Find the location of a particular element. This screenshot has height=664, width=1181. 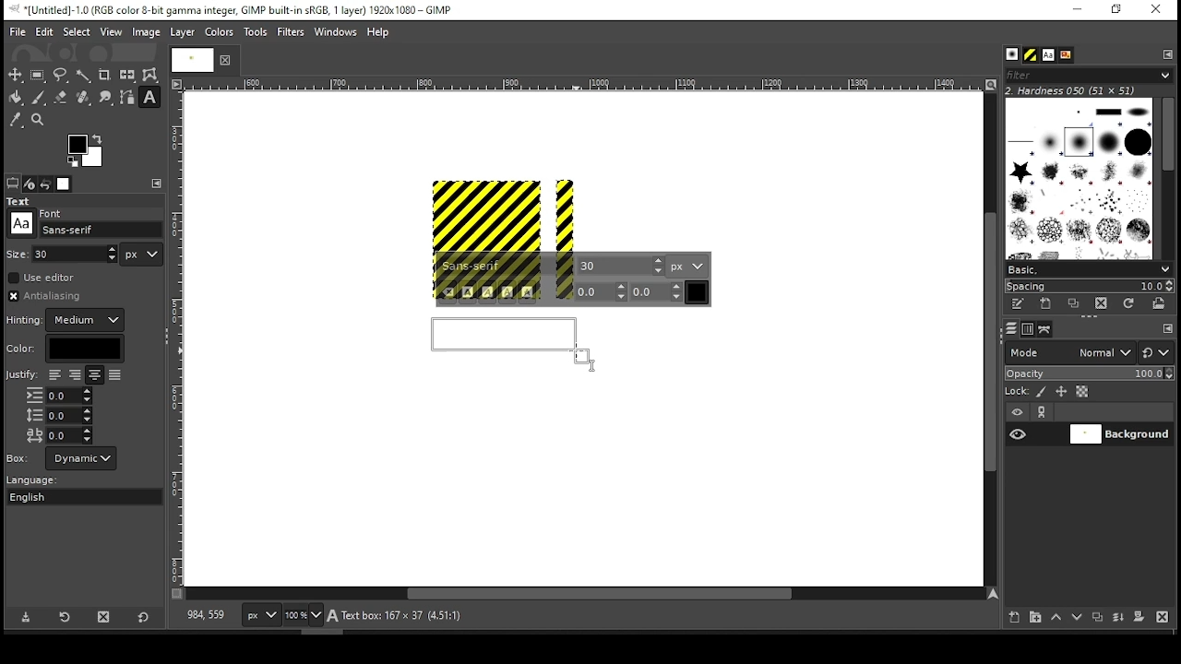

free selection tool is located at coordinates (63, 76).